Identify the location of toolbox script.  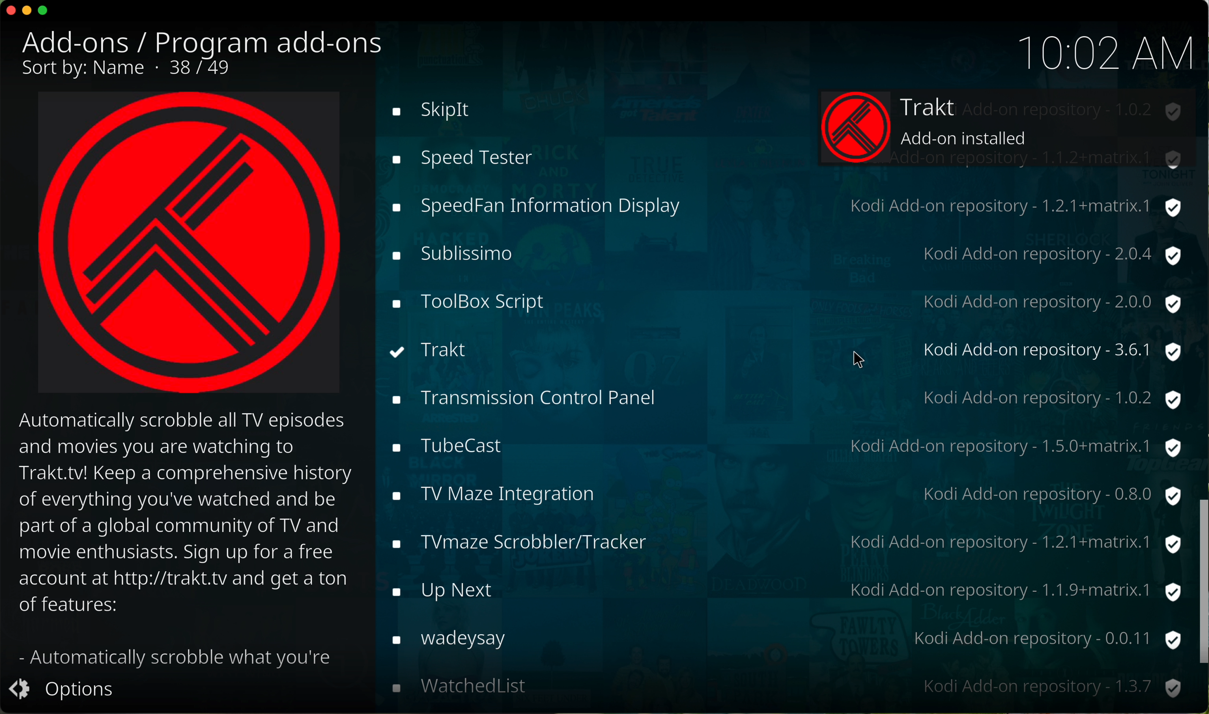
(600, 110).